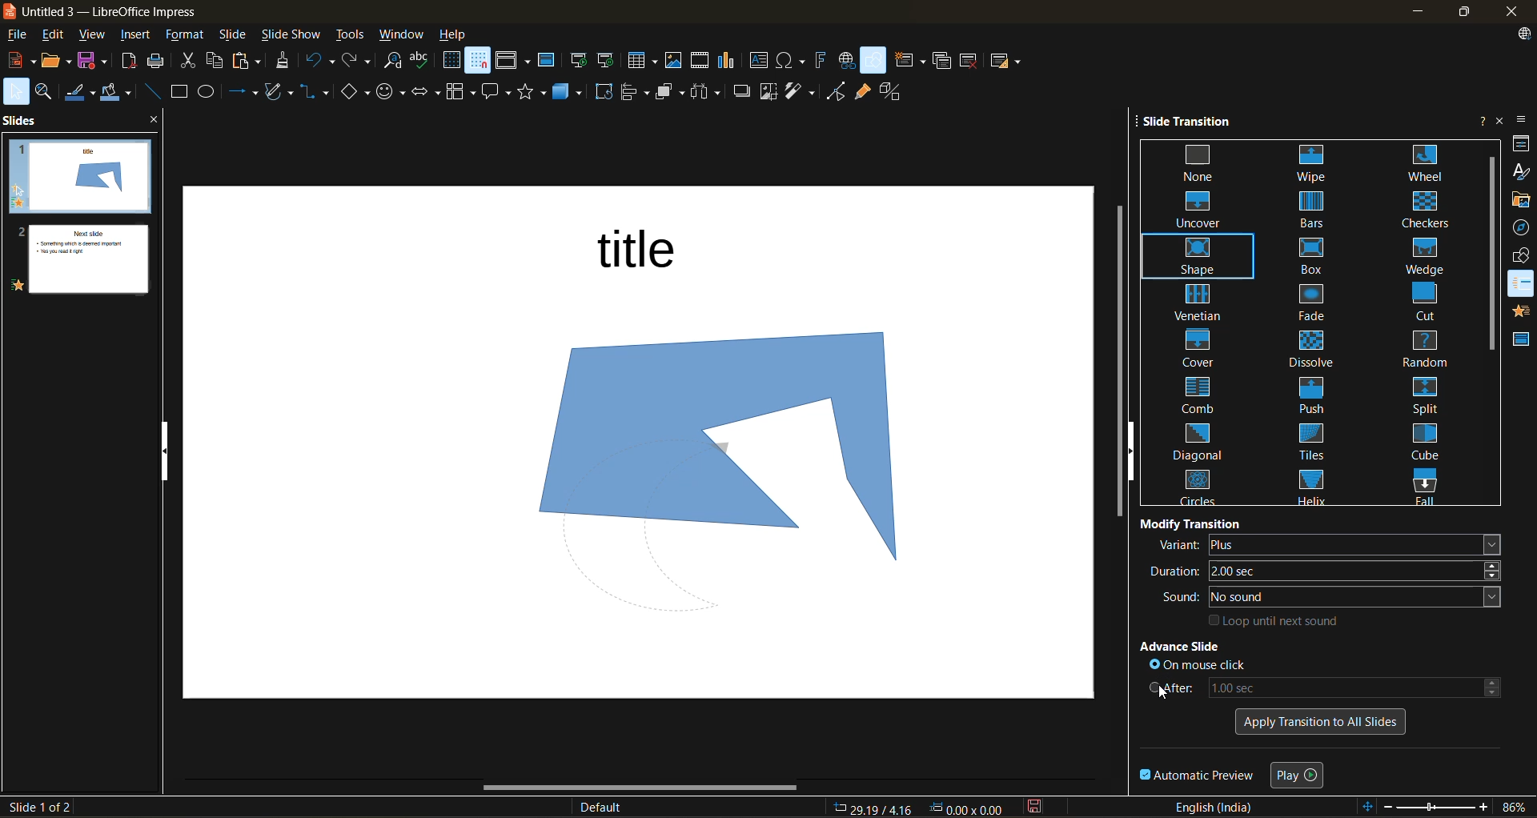  What do you see at coordinates (572, 91) in the screenshot?
I see `3d objects` at bounding box center [572, 91].